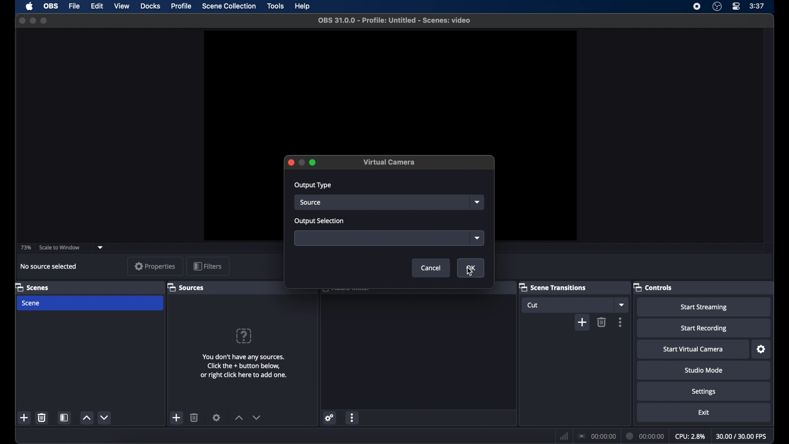  I want to click on apple icon, so click(30, 7).